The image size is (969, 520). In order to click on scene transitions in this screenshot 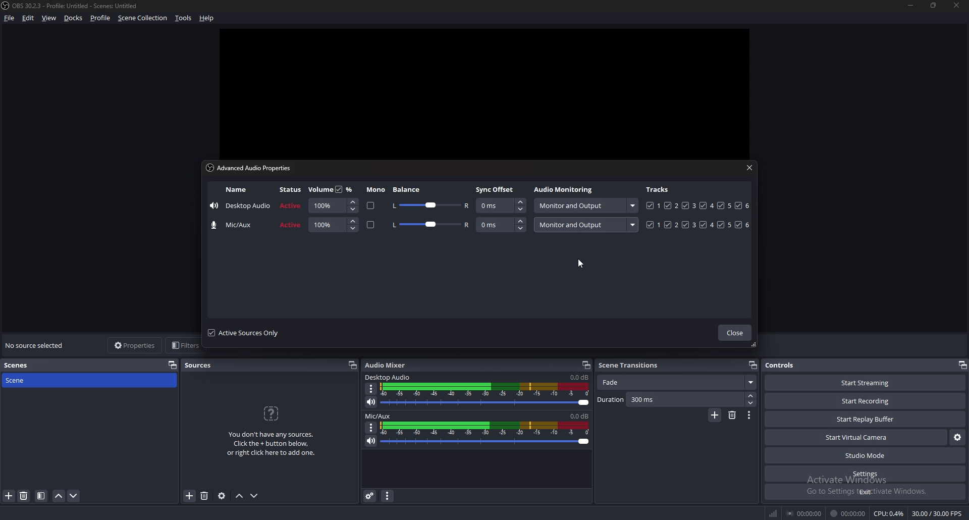, I will do `click(630, 365)`.